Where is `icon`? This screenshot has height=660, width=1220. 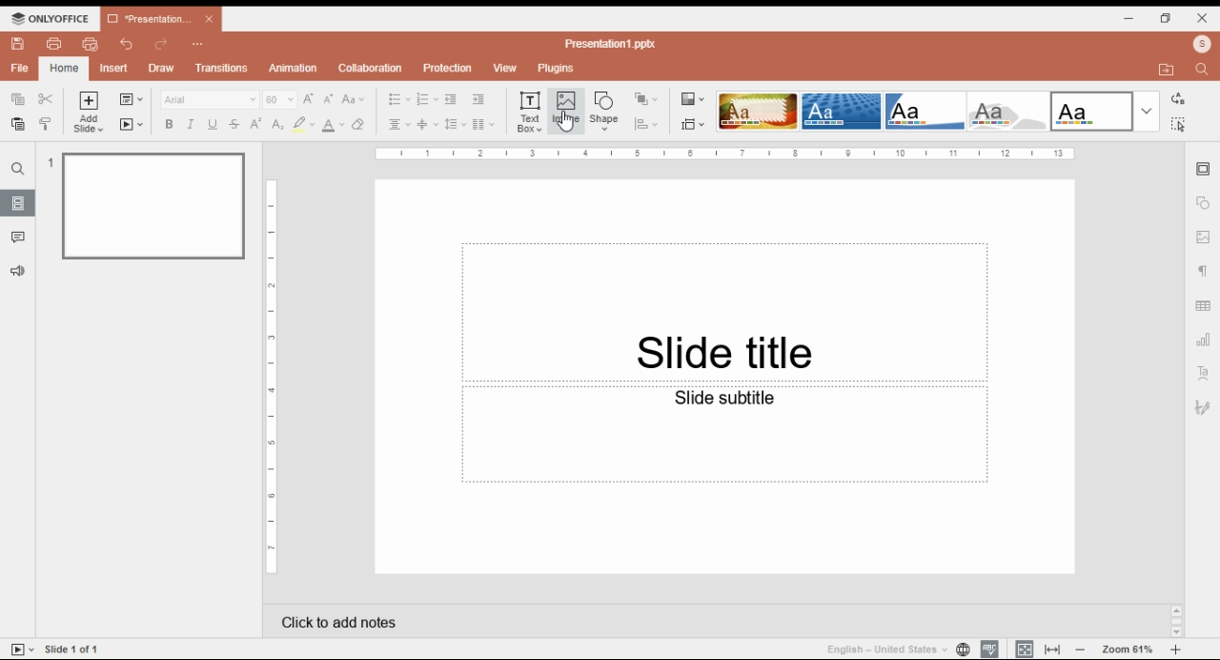 icon is located at coordinates (51, 17).